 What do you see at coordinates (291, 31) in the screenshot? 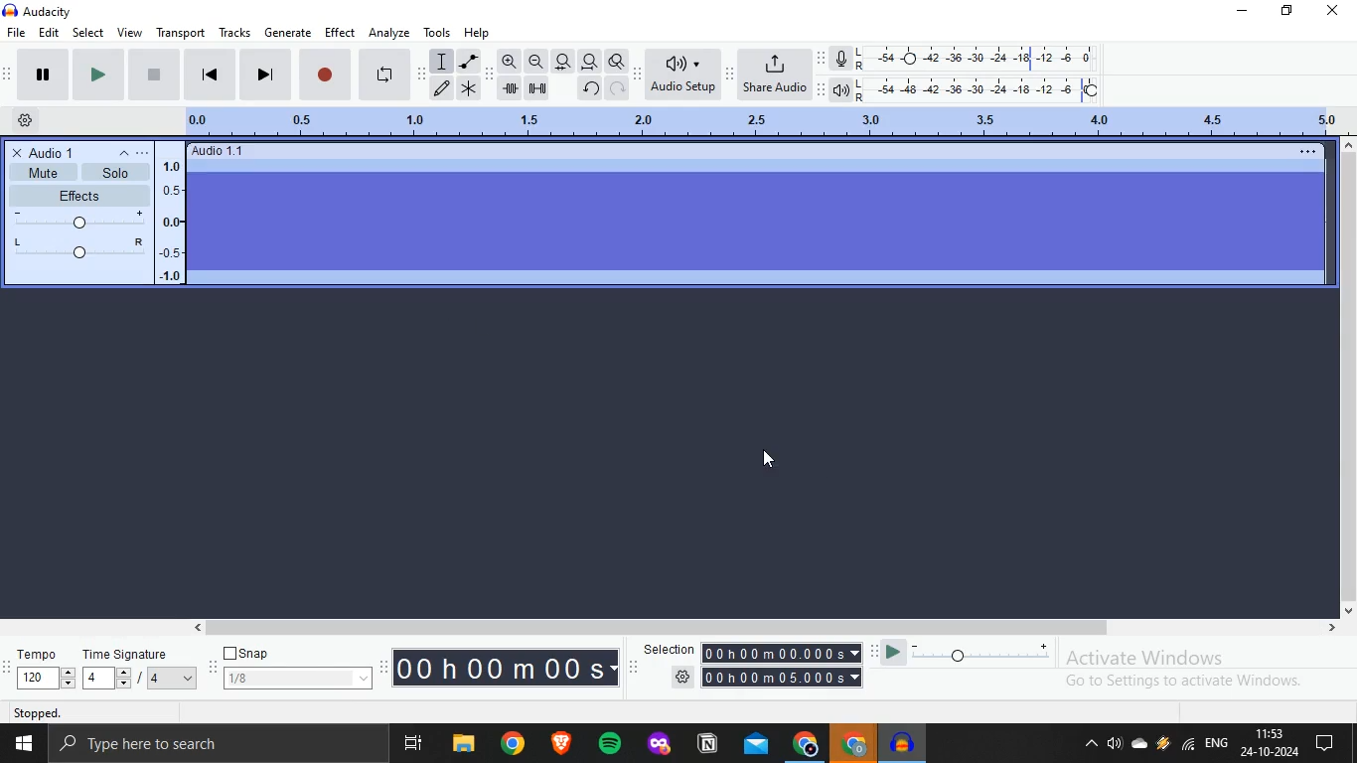
I see `Generate` at bounding box center [291, 31].